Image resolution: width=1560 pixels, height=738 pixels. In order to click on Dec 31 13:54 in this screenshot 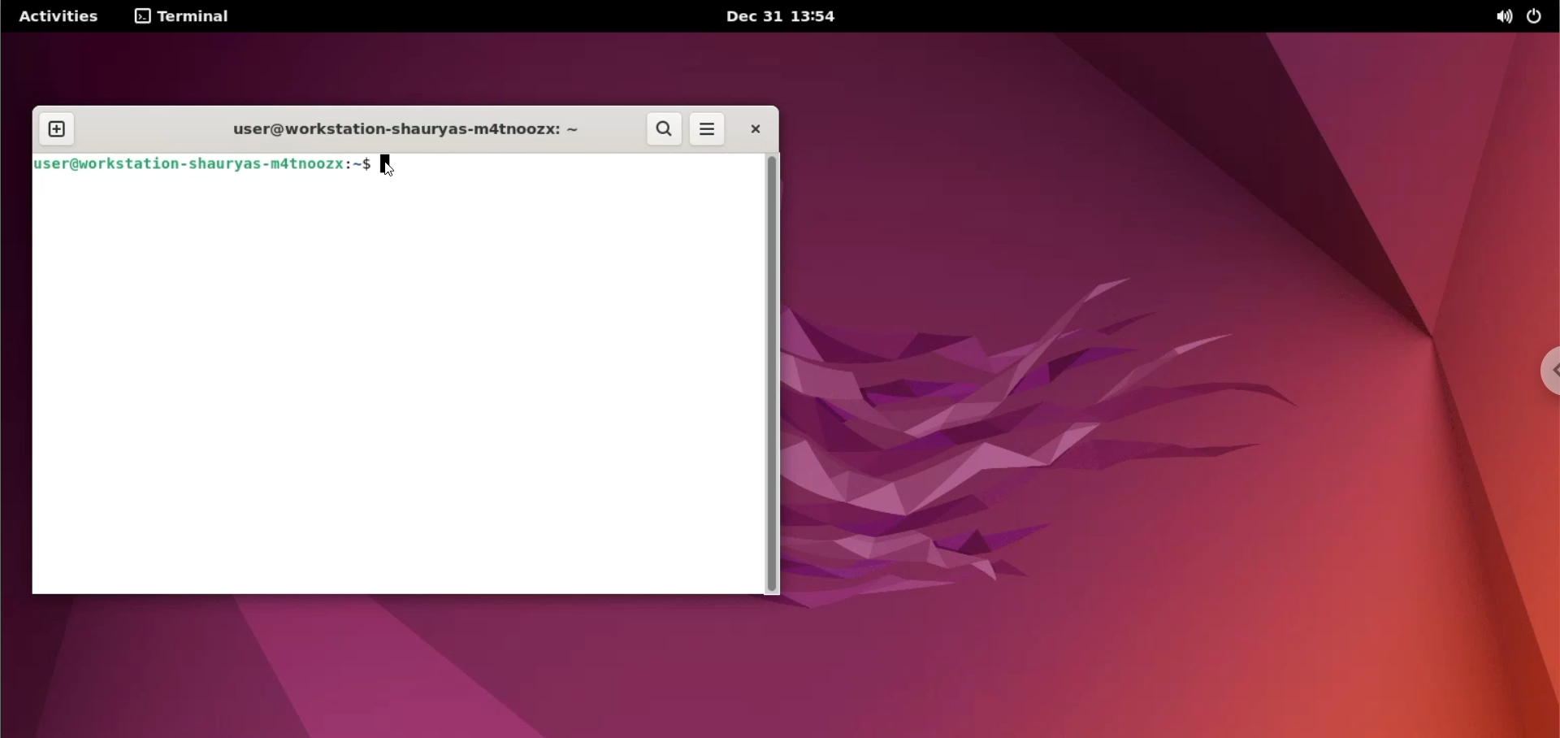, I will do `click(787, 15)`.